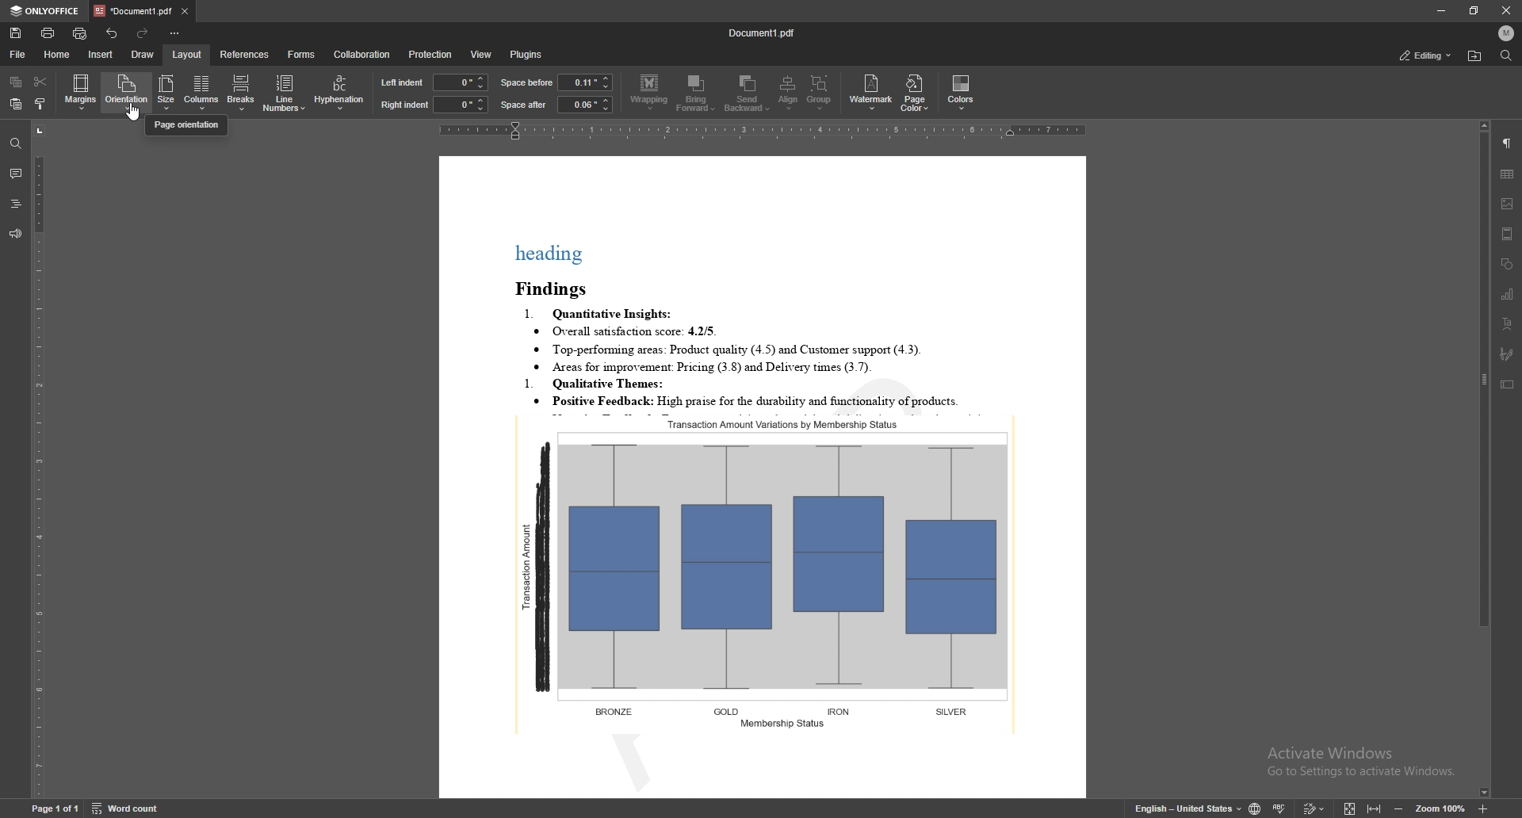 This screenshot has width=1522, height=818. What do you see at coordinates (1508, 33) in the screenshot?
I see `profile` at bounding box center [1508, 33].